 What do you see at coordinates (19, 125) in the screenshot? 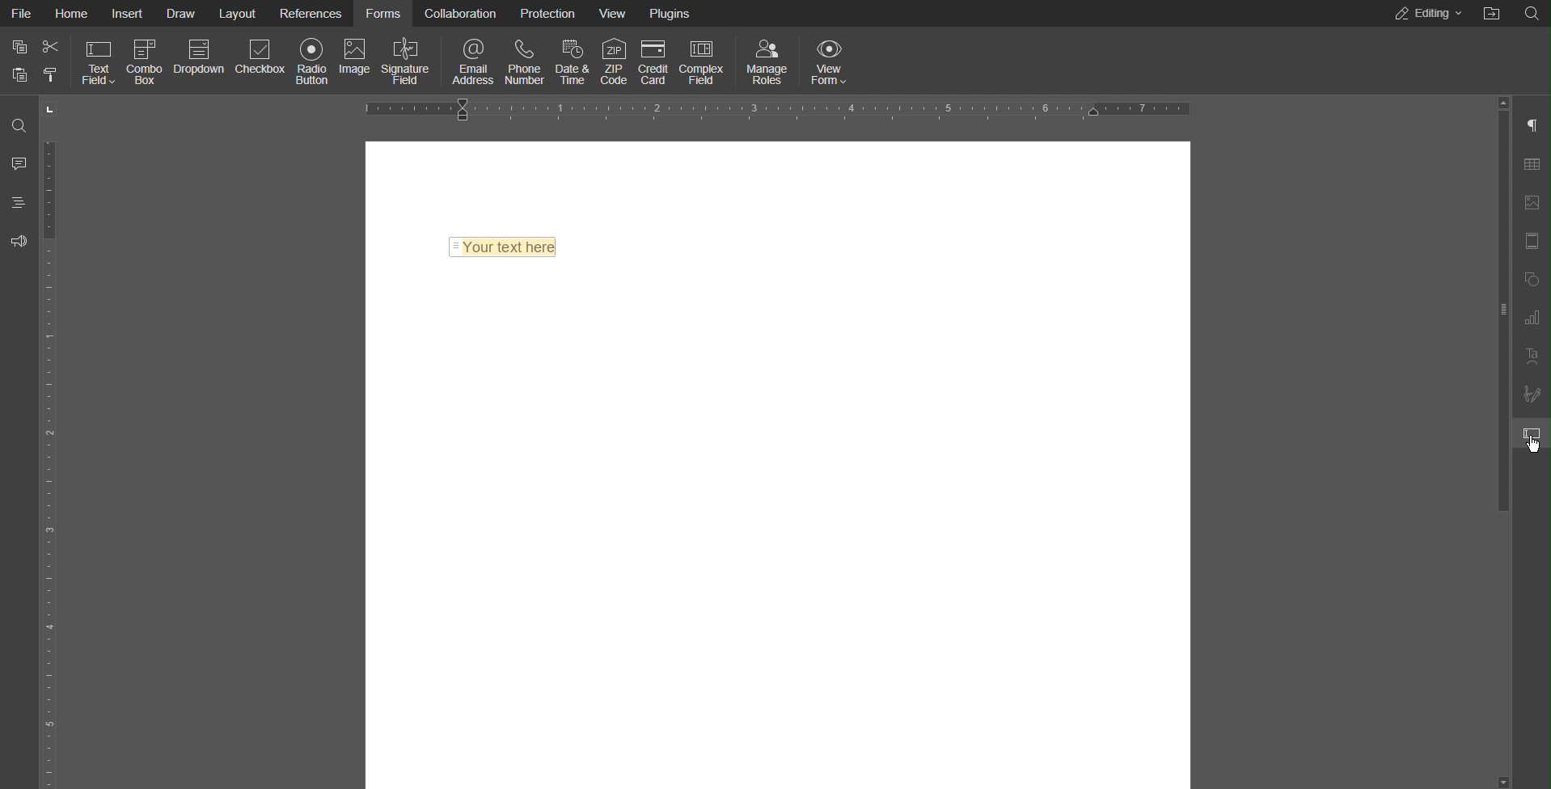
I see `Search` at bounding box center [19, 125].